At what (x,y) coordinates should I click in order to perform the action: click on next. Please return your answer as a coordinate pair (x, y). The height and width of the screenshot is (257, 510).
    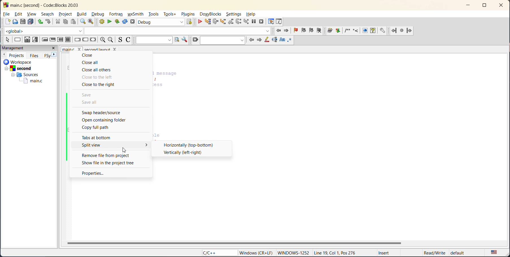
    Looking at the image, I should click on (259, 39).